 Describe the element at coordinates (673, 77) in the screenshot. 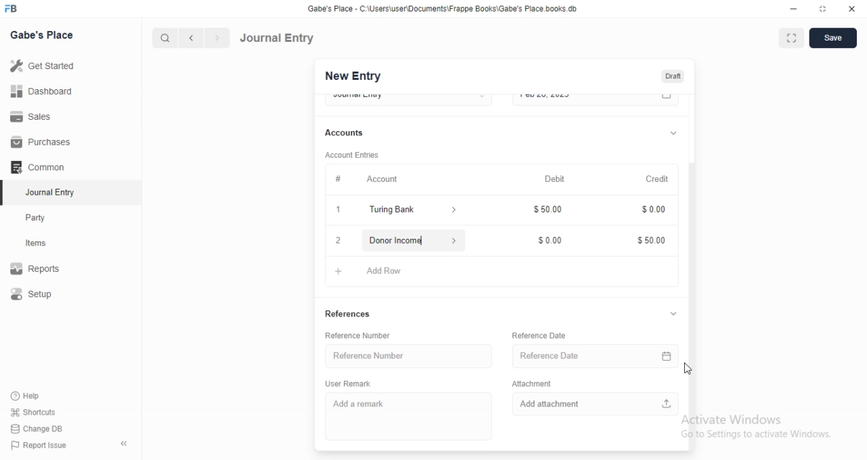

I see `draft` at that location.